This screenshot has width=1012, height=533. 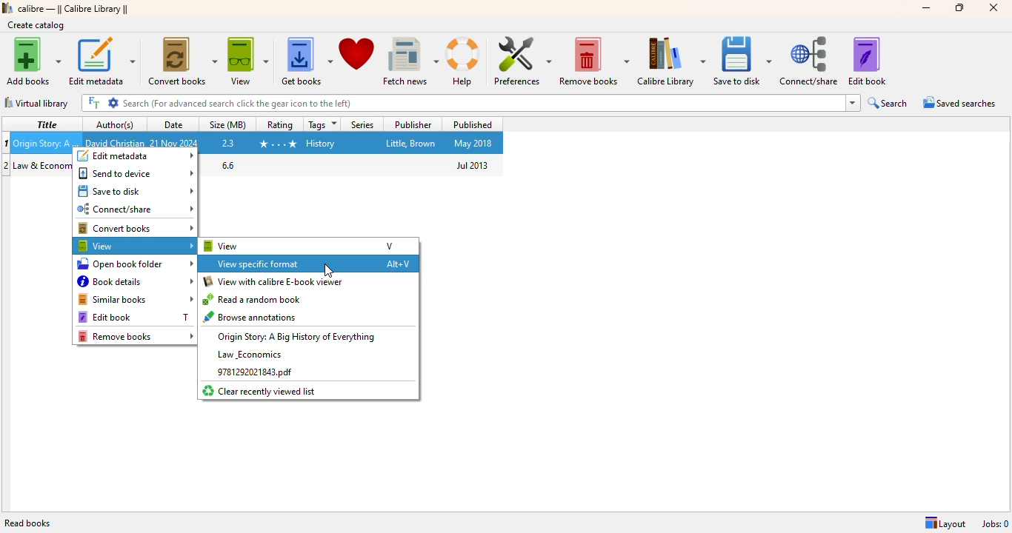 I want to click on date, so click(x=175, y=143).